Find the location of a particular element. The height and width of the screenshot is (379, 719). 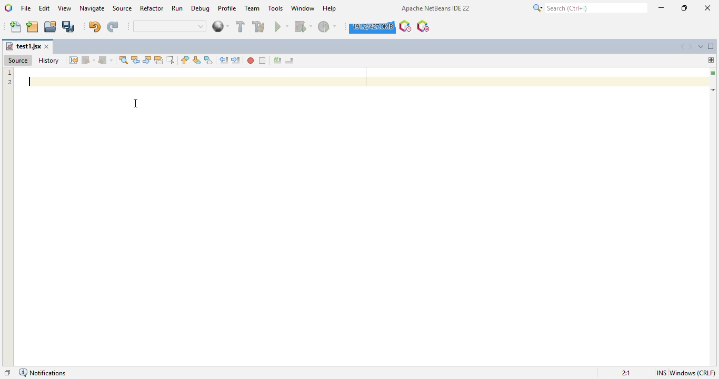

help is located at coordinates (330, 8).